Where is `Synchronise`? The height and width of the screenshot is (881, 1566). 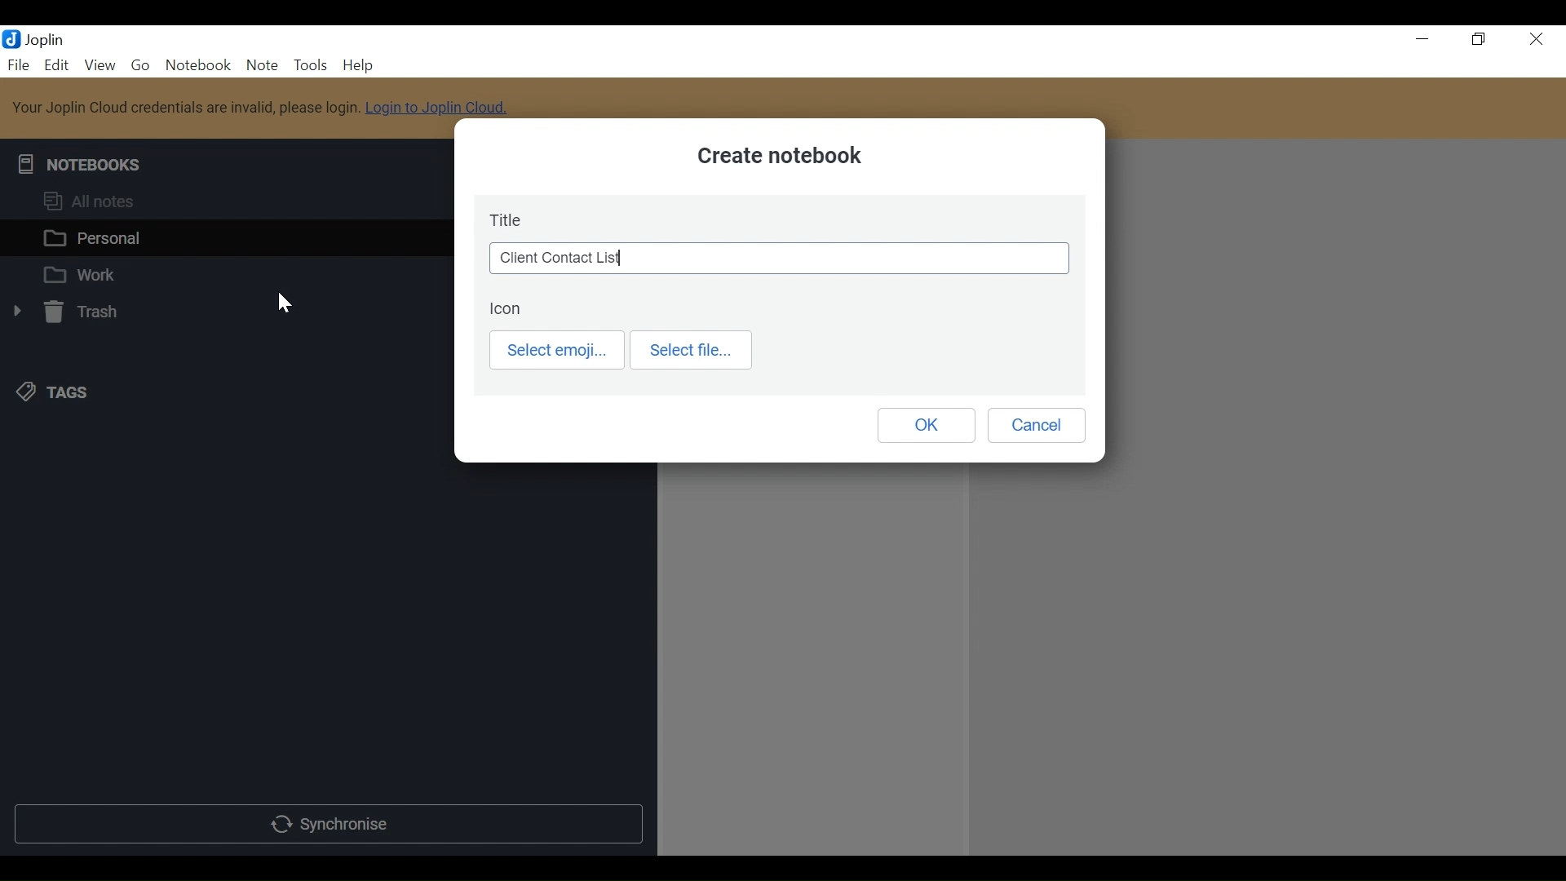 Synchronise is located at coordinates (329, 826).